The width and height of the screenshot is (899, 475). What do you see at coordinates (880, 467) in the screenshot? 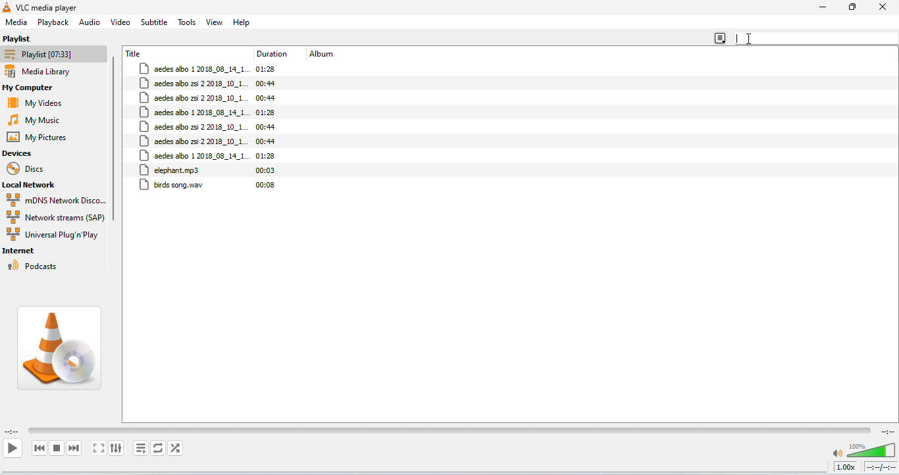
I see `click to toggle between elapsed time / remaining time` at bounding box center [880, 467].